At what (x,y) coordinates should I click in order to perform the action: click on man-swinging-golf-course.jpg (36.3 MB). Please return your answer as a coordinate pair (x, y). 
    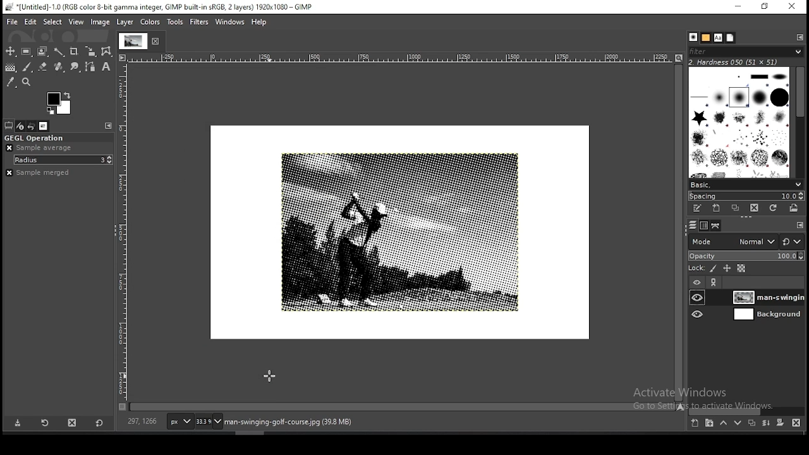
    Looking at the image, I should click on (287, 422).